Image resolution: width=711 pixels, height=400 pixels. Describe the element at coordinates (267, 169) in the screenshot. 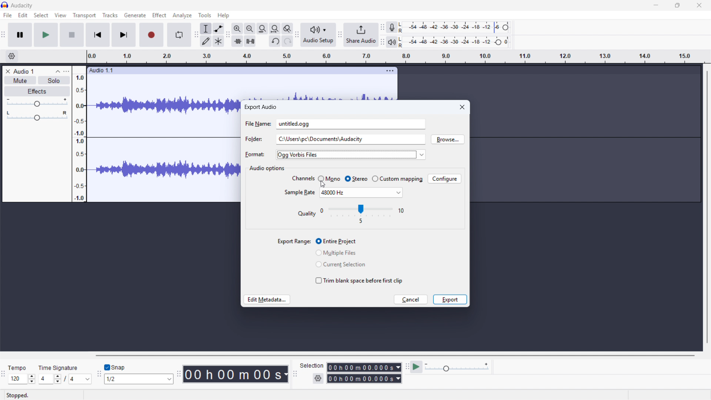

I see `Audio options ` at that location.